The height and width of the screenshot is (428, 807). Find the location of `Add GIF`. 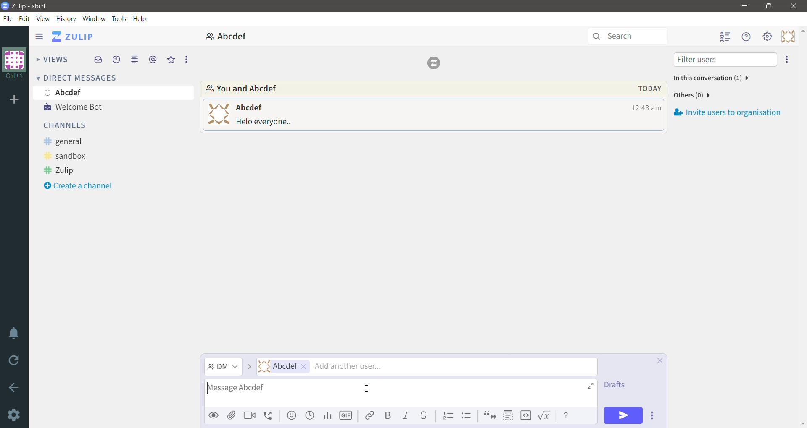

Add GIF is located at coordinates (346, 415).